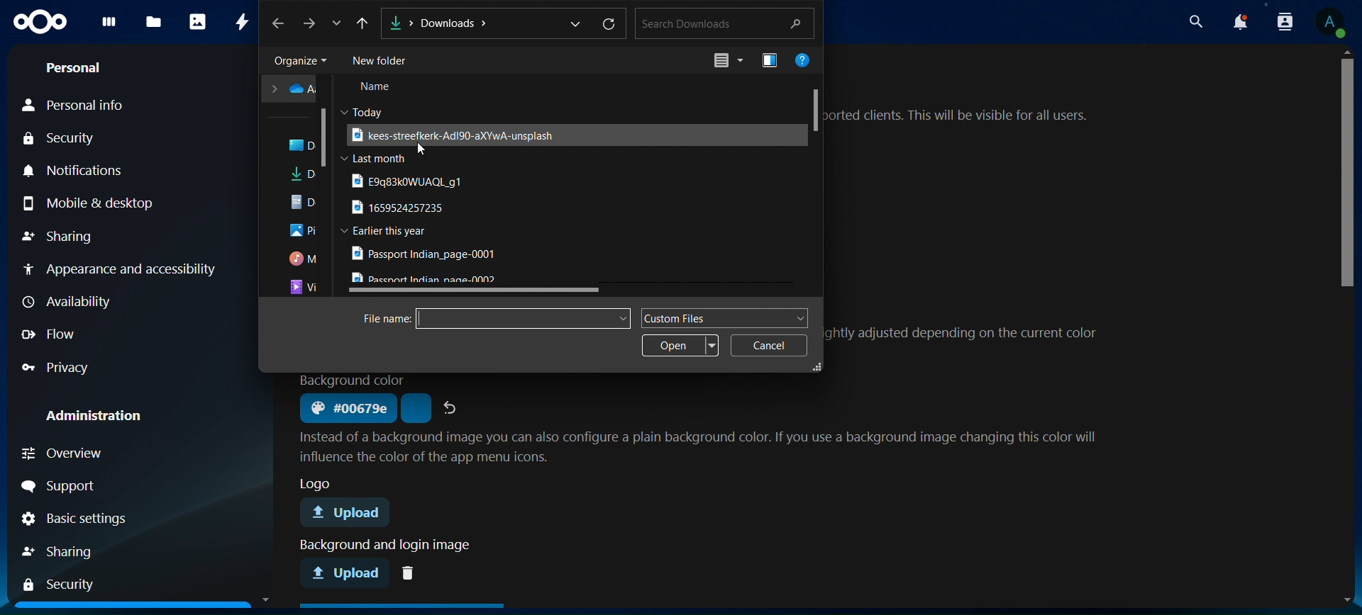  Describe the element at coordinates (353, 380) in the screenshot. I see `Background color` at that location.